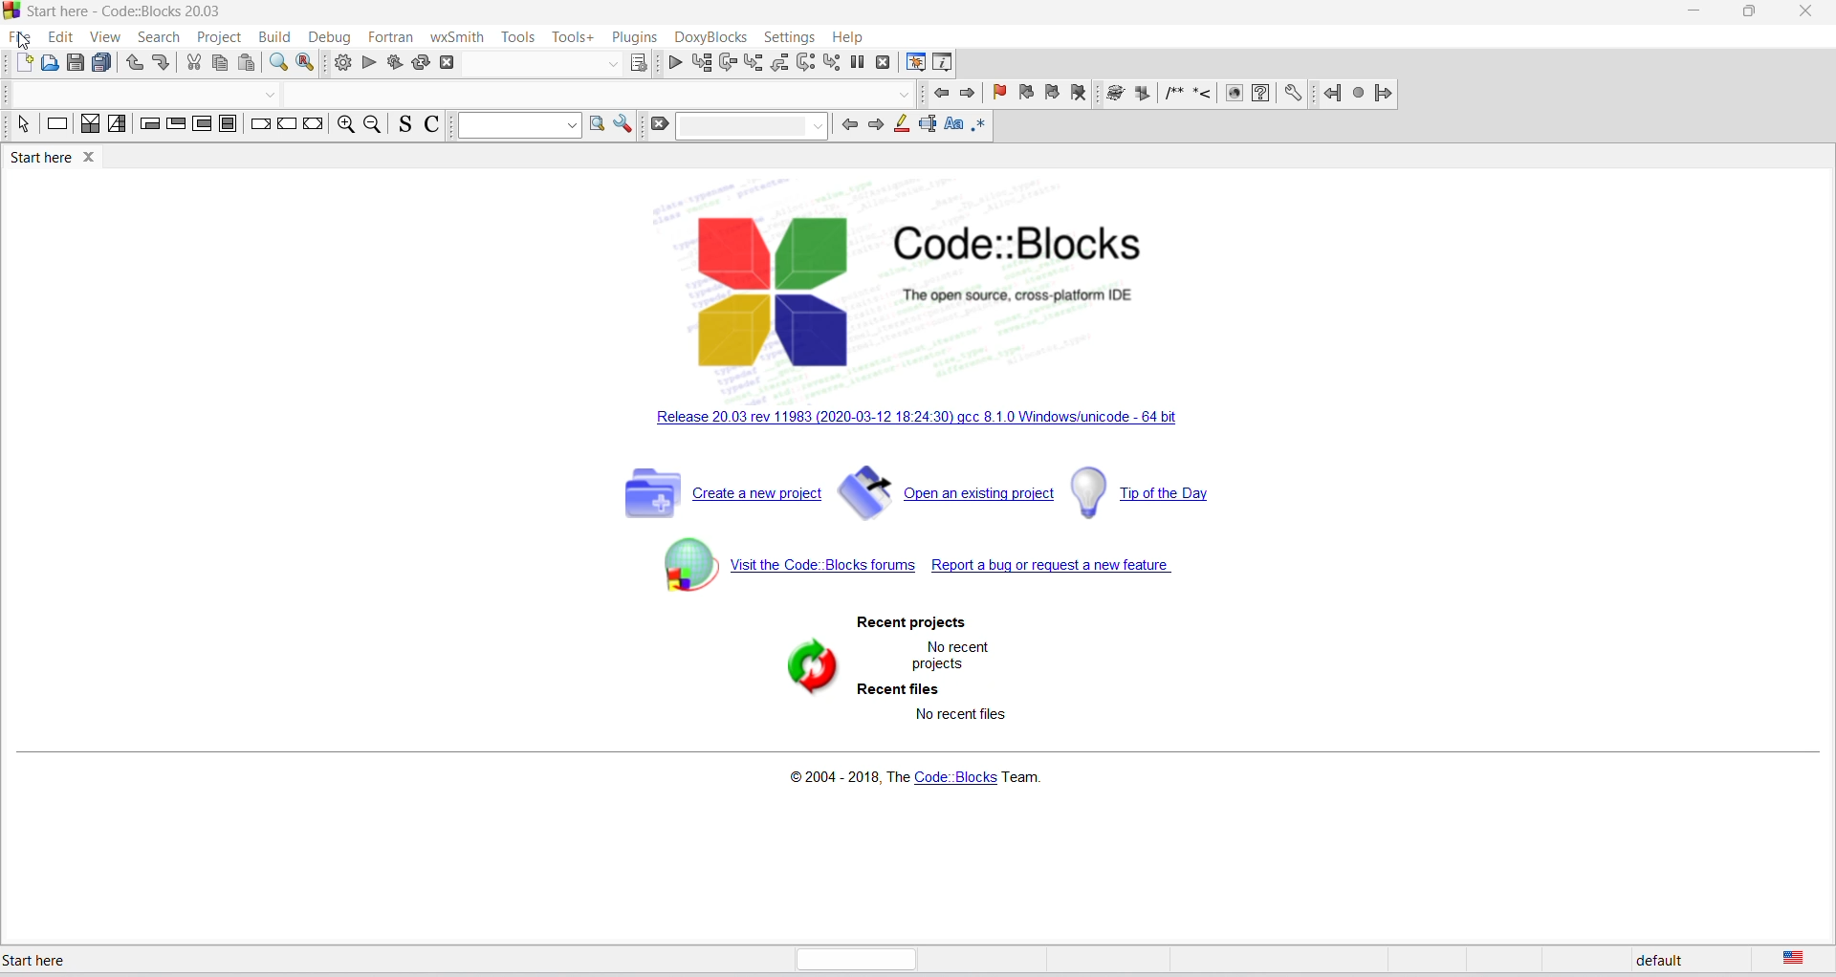  I want to click on search, so click(162, 37).